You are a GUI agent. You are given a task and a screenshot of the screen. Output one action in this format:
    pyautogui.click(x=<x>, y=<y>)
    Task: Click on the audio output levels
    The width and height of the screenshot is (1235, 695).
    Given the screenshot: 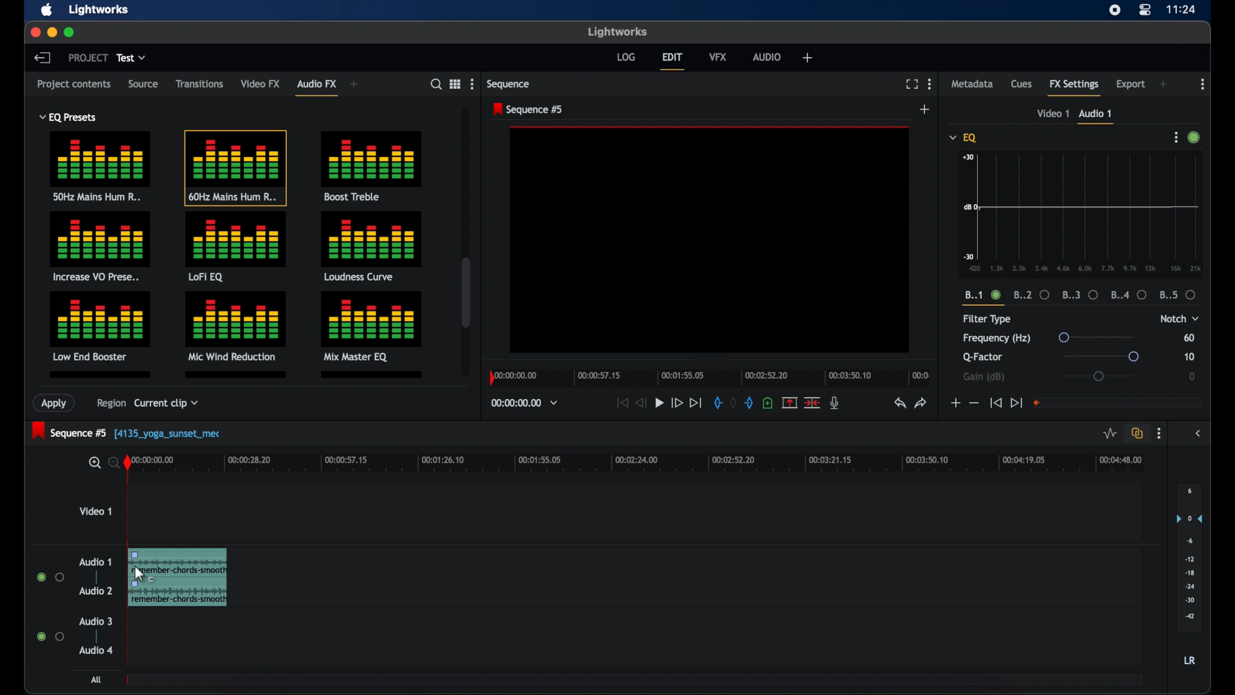 What is the action you would take?
    pyautogui.click(x=1189, y=557)
    